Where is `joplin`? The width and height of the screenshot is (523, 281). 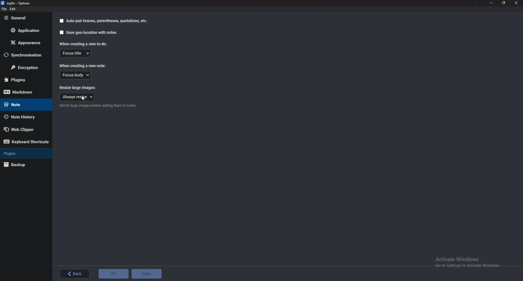
joplin is located at coordinates (17, 3).